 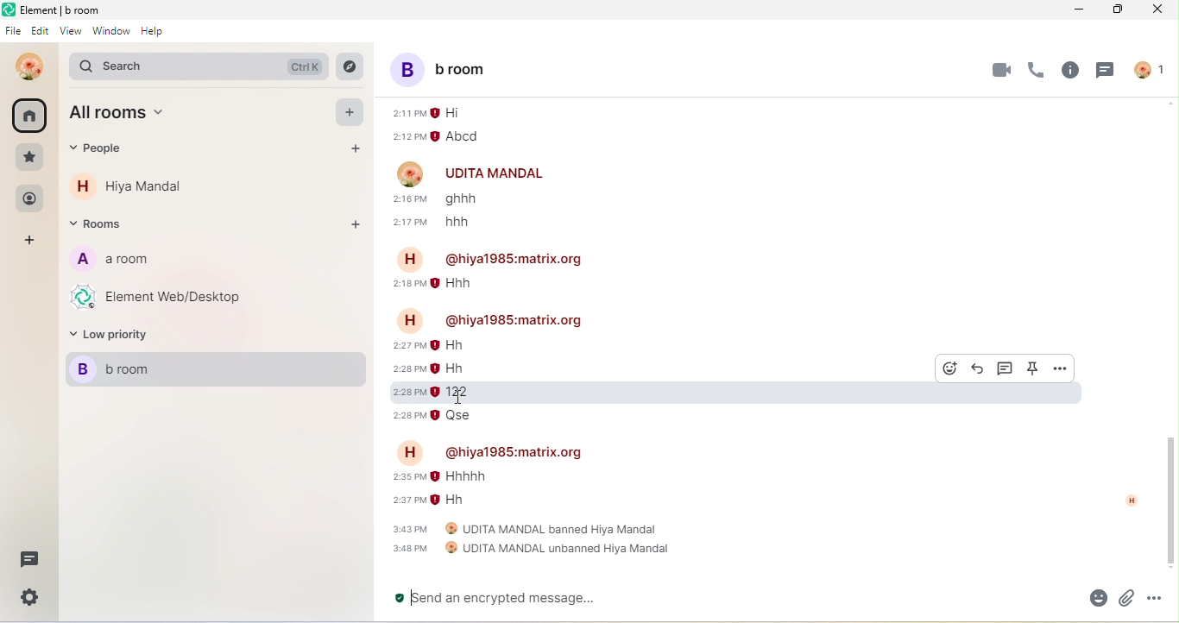 I want to click on file, so click(x=12, y=33).